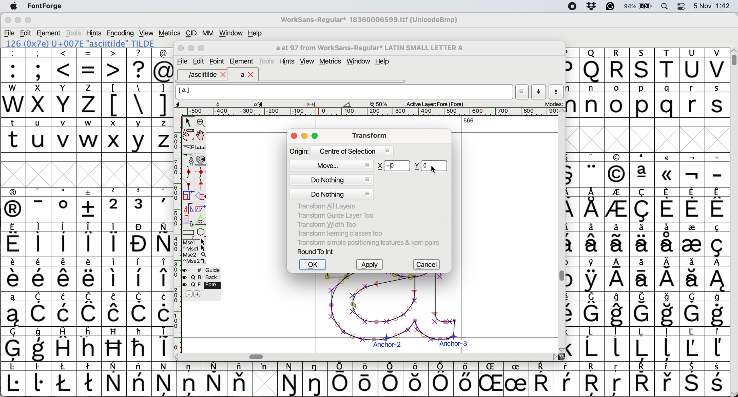 This screenshot has height=397, width=738. What do you see at coordinates (288, 61) in the screenshot?
I see `hints` at bounding box center [288, 61].